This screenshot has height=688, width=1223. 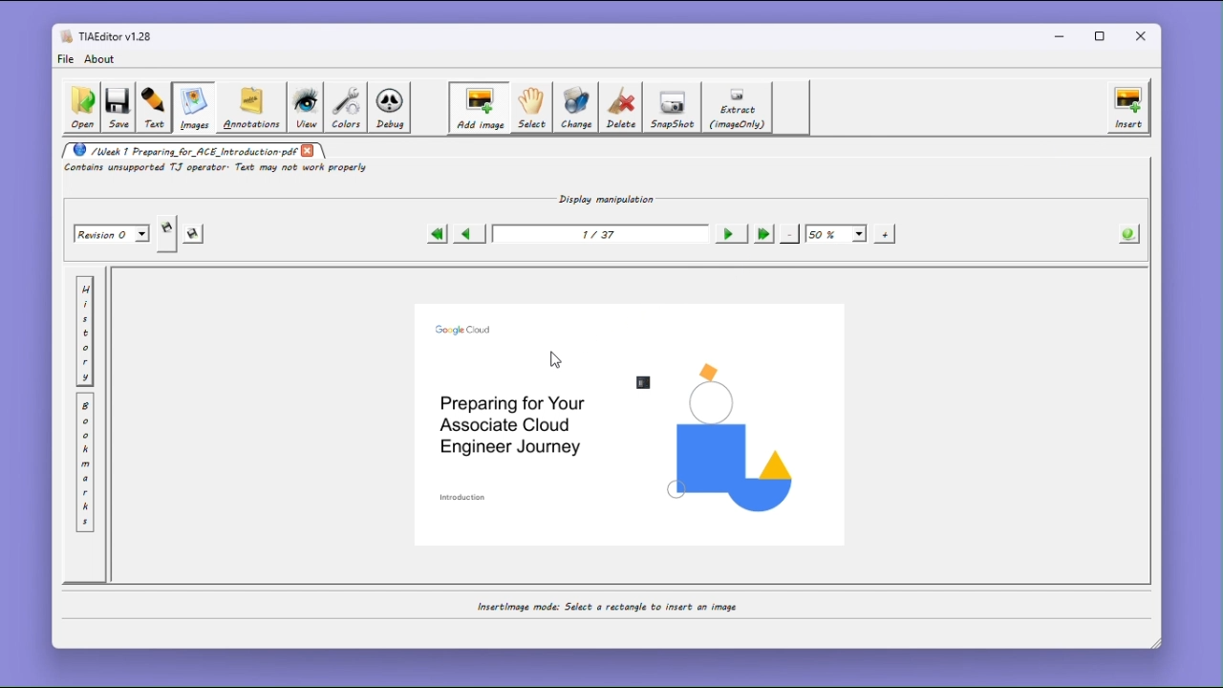 I want to click on Visual element png image, so click(x=729, y=438).